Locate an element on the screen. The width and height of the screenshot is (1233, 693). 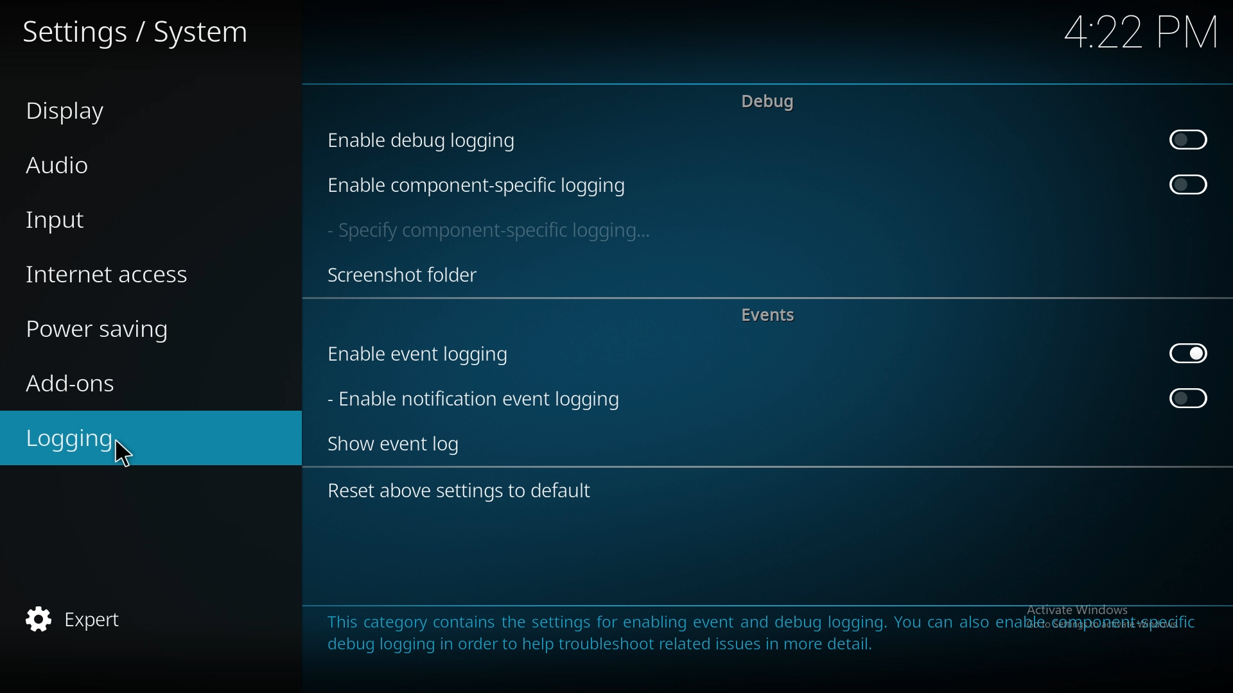
internet access is located at coordinates (141, 276).